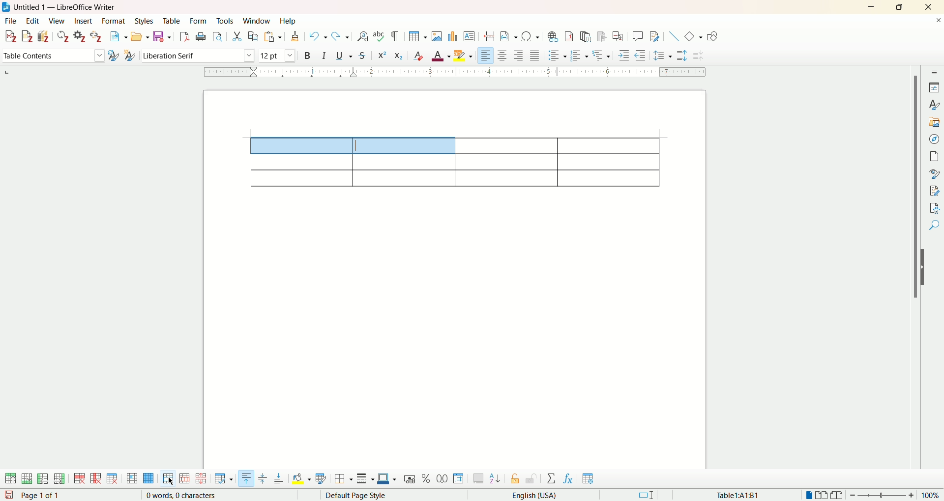 This screenshot has width=944, height=501. Describe the element at coordinates (273, 36) in the screenshot. I see `paste` at that location.